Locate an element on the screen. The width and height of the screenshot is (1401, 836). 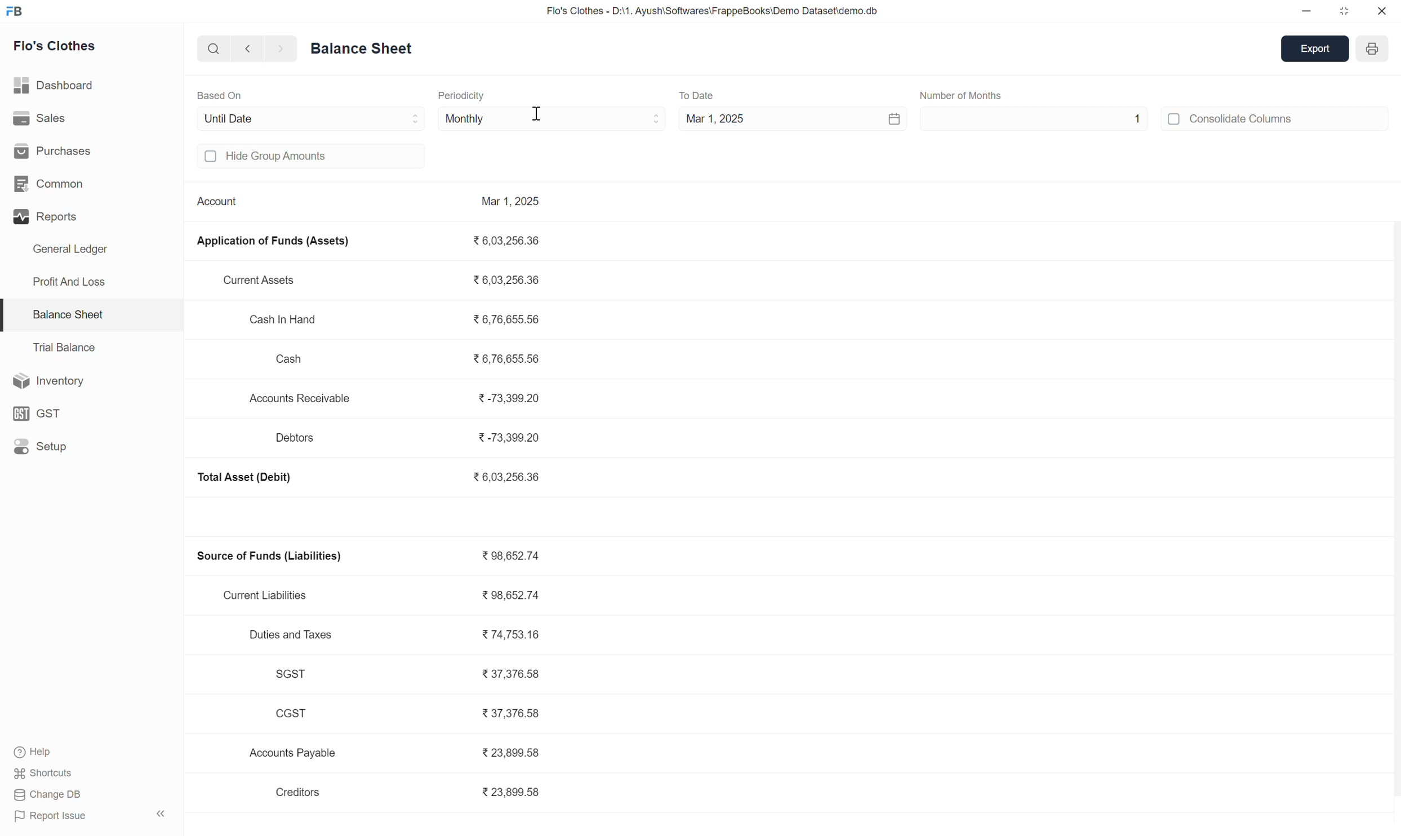
off is located at coordinates (212, 158).